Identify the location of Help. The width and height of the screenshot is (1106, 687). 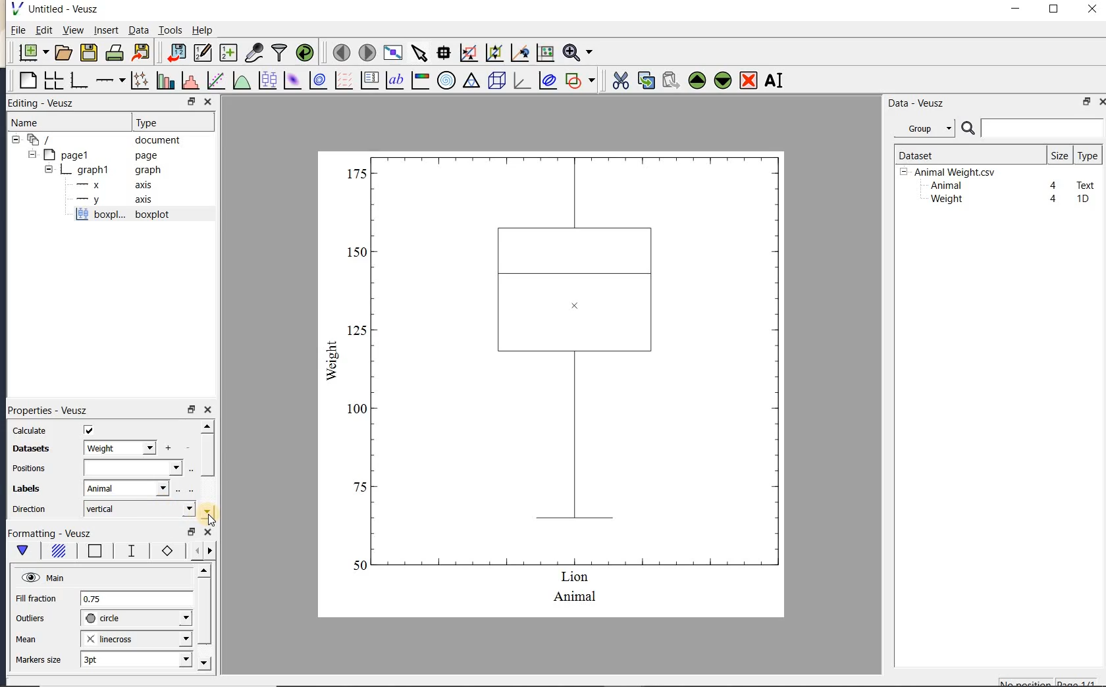
(202, 30).